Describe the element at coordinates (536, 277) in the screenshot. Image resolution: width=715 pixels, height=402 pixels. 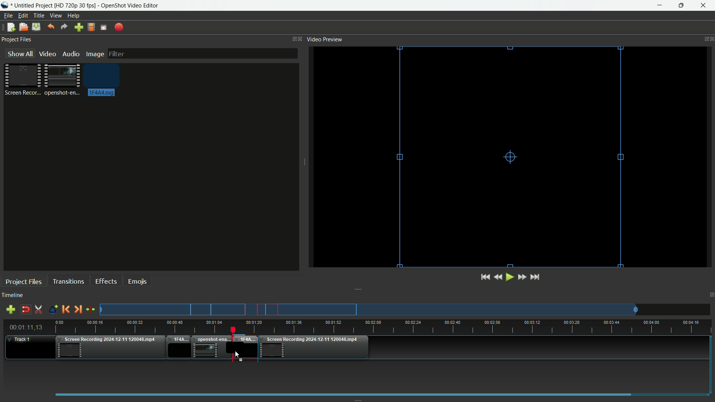
I see `Jump to end` at that location.